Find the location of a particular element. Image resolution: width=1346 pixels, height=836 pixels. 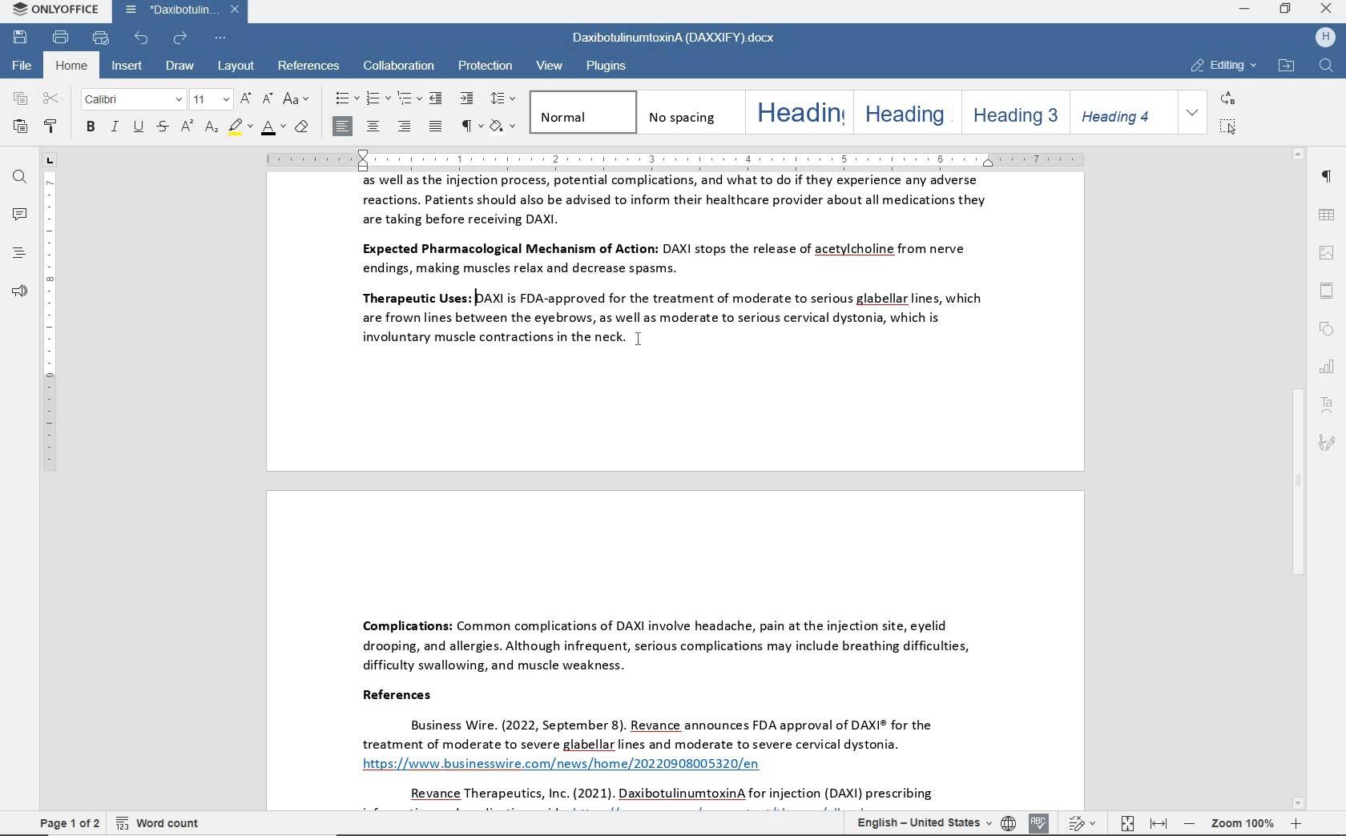

replace is located at coordinates (1226, 98).